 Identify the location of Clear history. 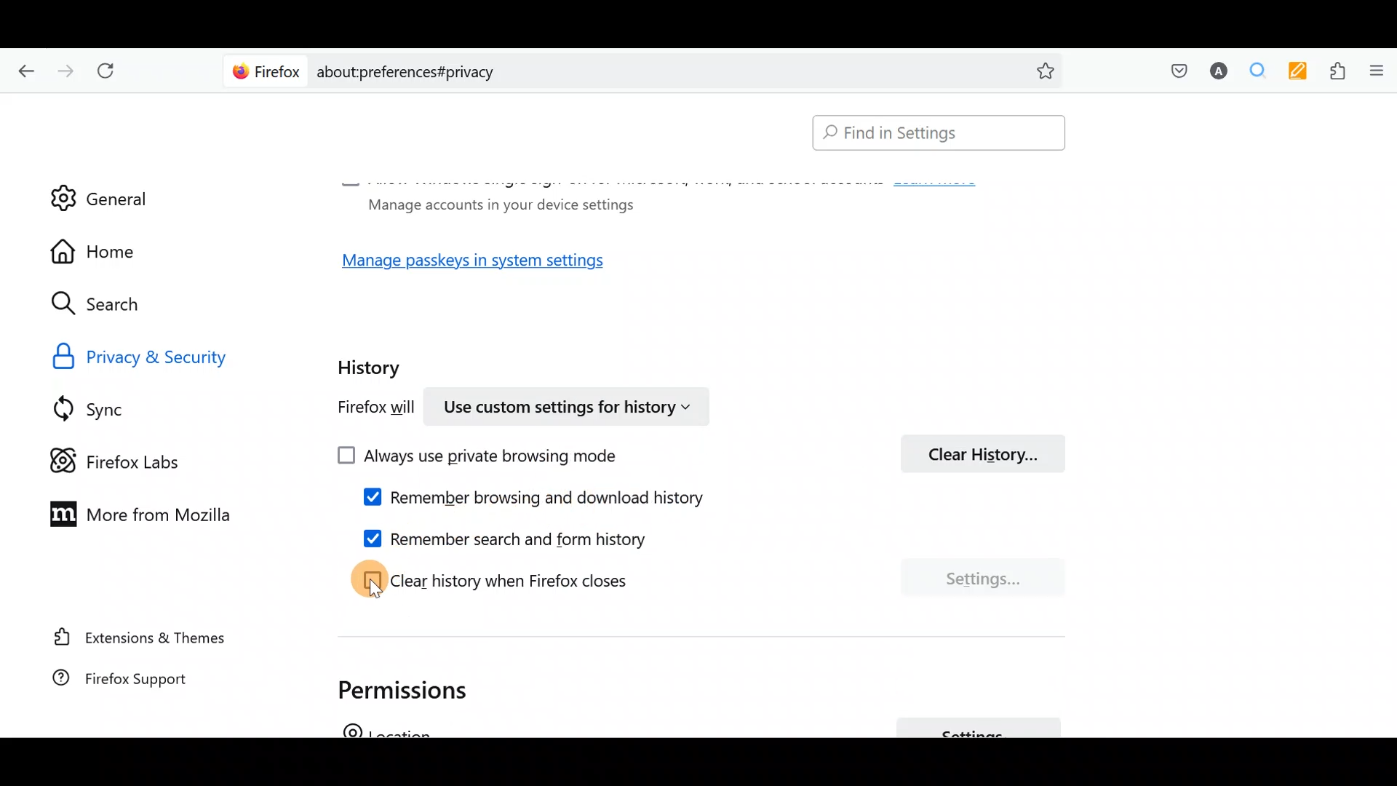
(990, 452).